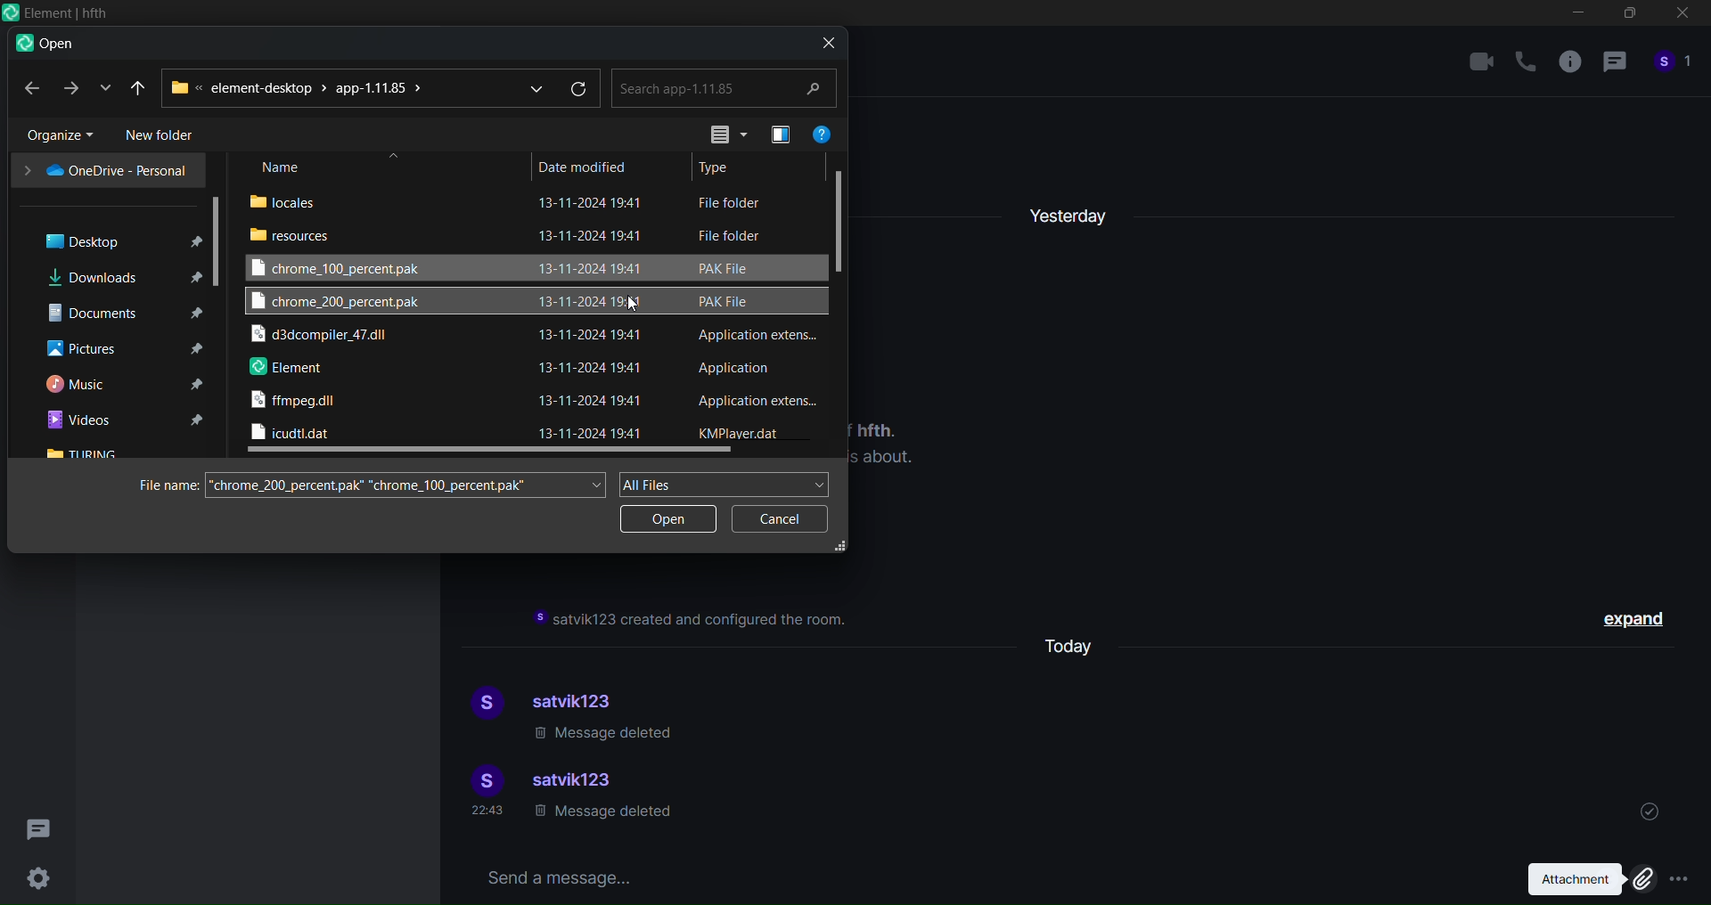 The height and width of the screenshot is (905, 1711). I want to click on display picture, so click(482, 780).